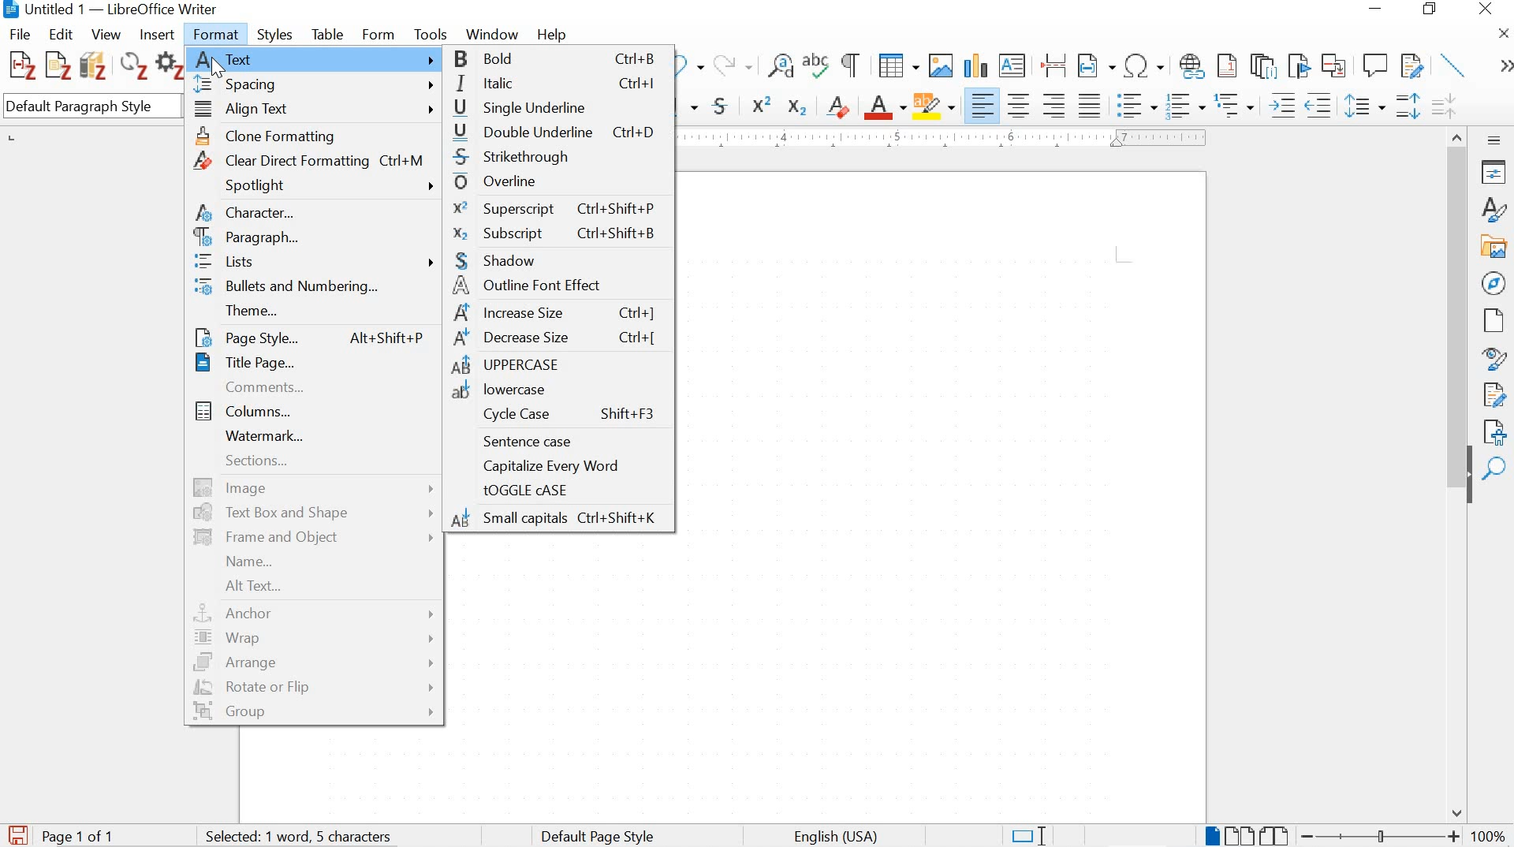  I want to click on comments, so click(309, 387).